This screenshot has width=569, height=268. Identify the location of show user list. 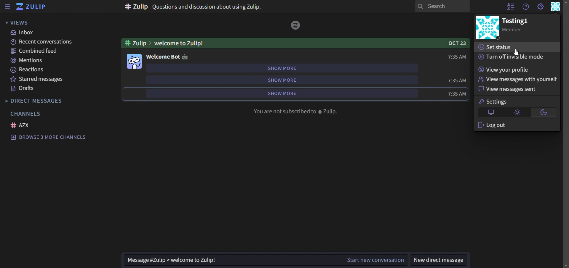
(512, 6).